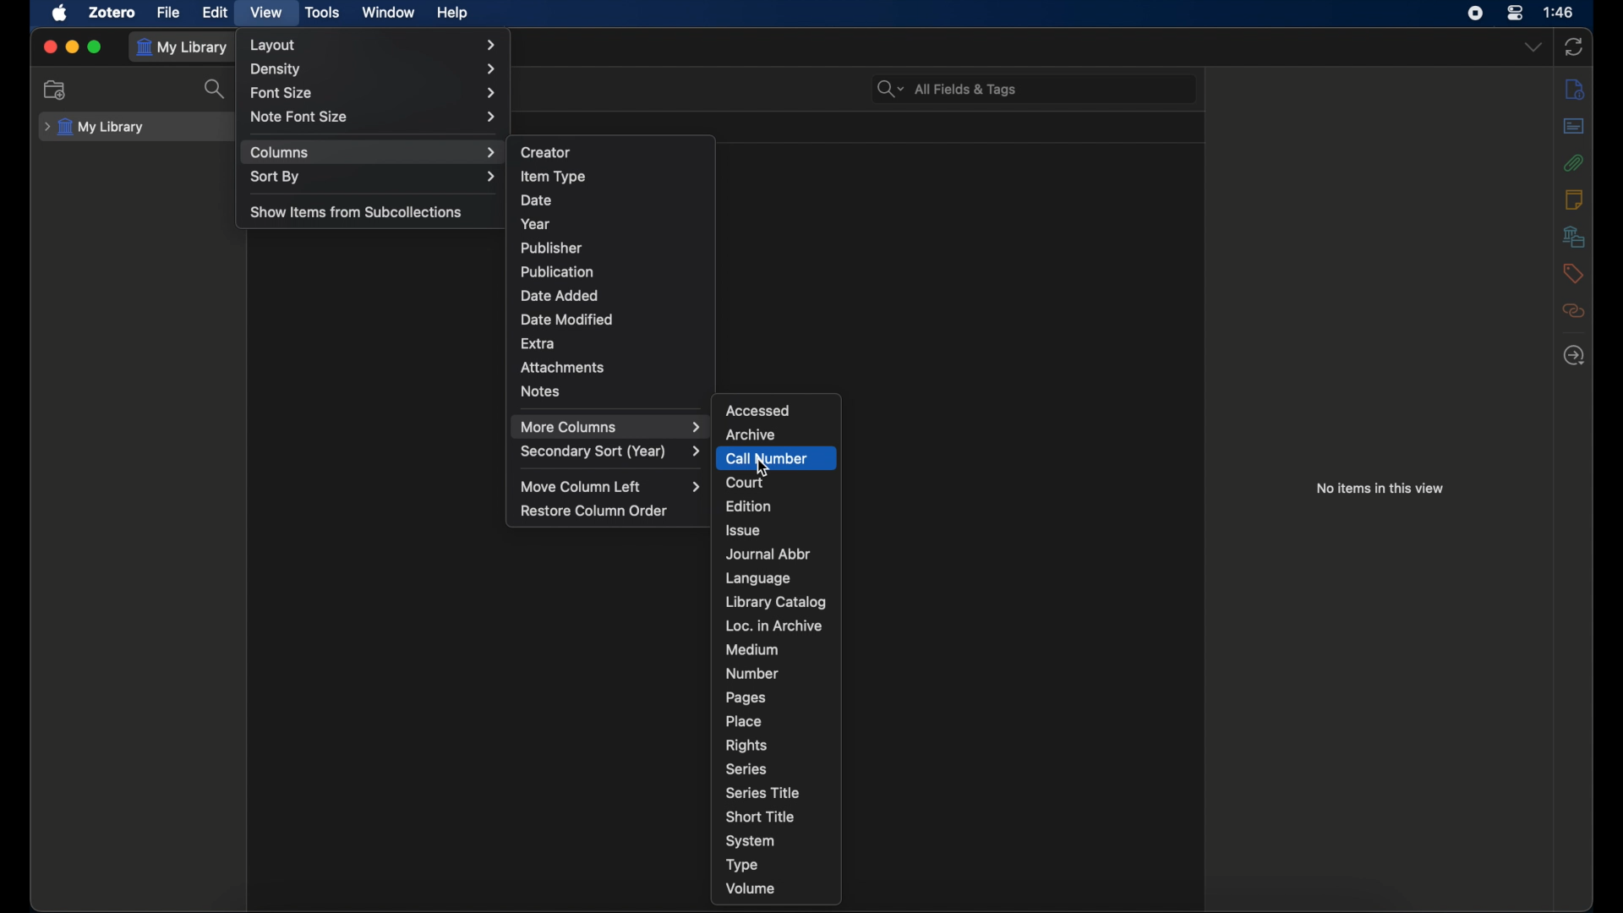 This screenshot has height=913, width=1623. I want to click on medium, so click(752, 649).